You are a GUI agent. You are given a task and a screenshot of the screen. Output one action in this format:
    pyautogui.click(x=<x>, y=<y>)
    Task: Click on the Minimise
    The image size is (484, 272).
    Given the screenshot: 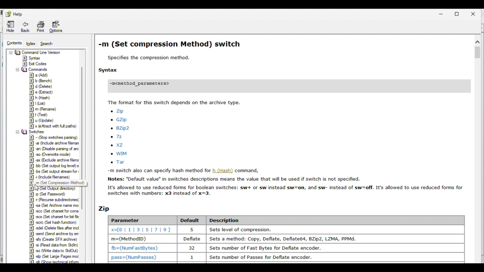 What is the action you would take?
    pyautogui.click(x=442, y=13)
    